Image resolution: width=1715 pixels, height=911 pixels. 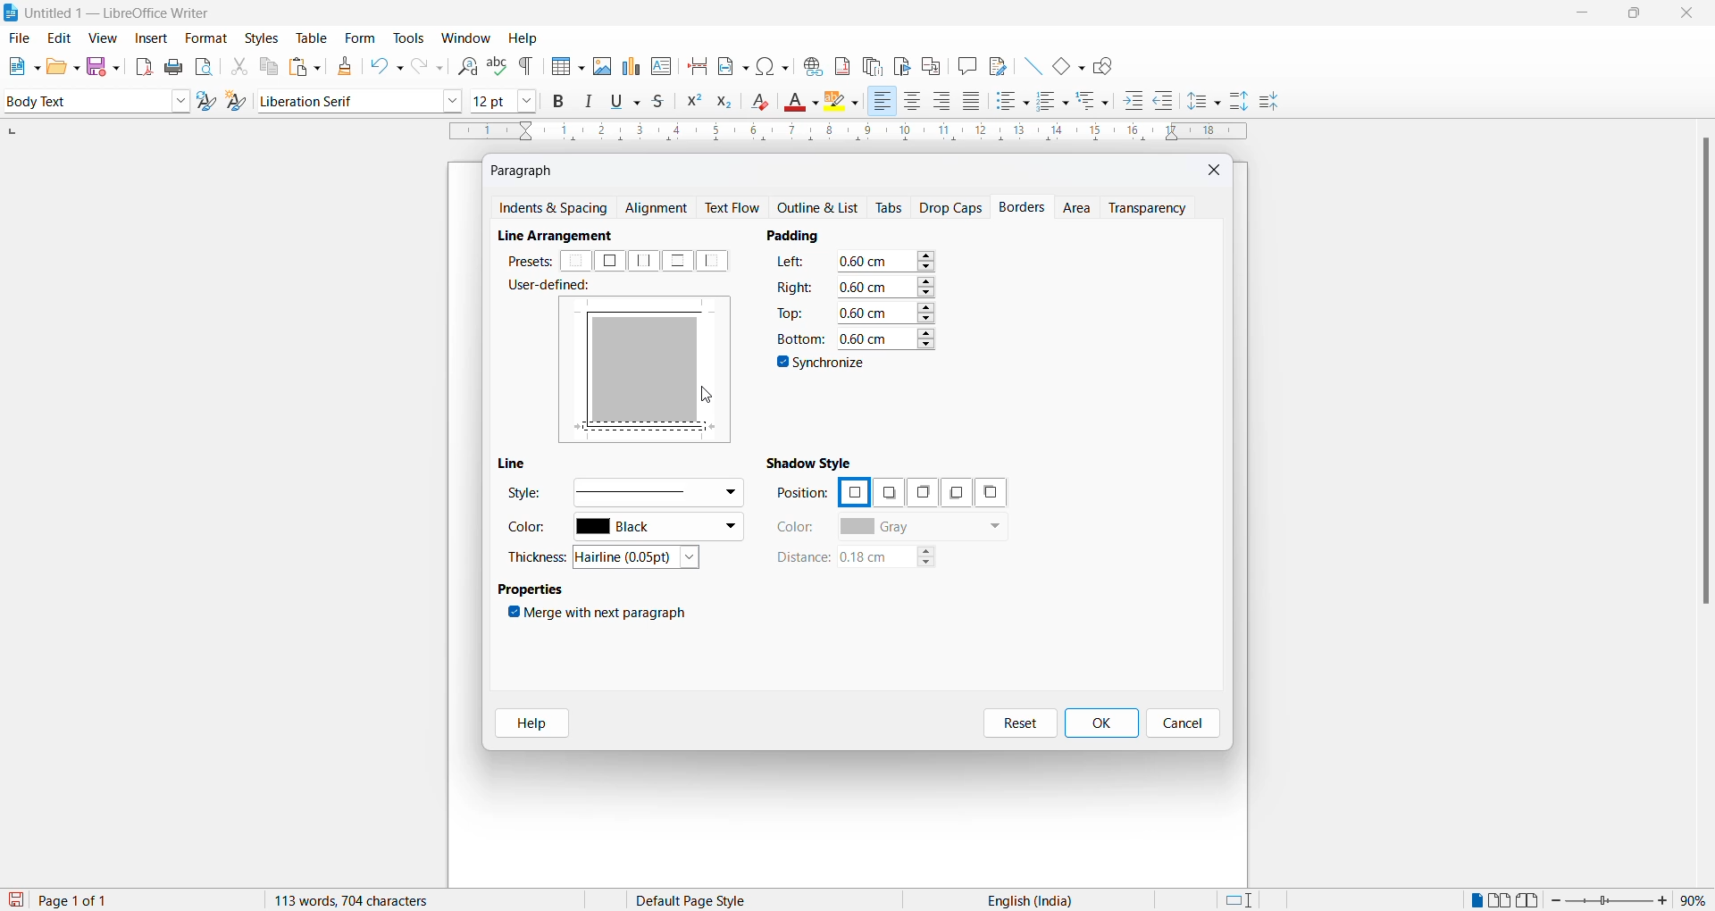 I want to click on total page and current page, so click(x=89, y=901).